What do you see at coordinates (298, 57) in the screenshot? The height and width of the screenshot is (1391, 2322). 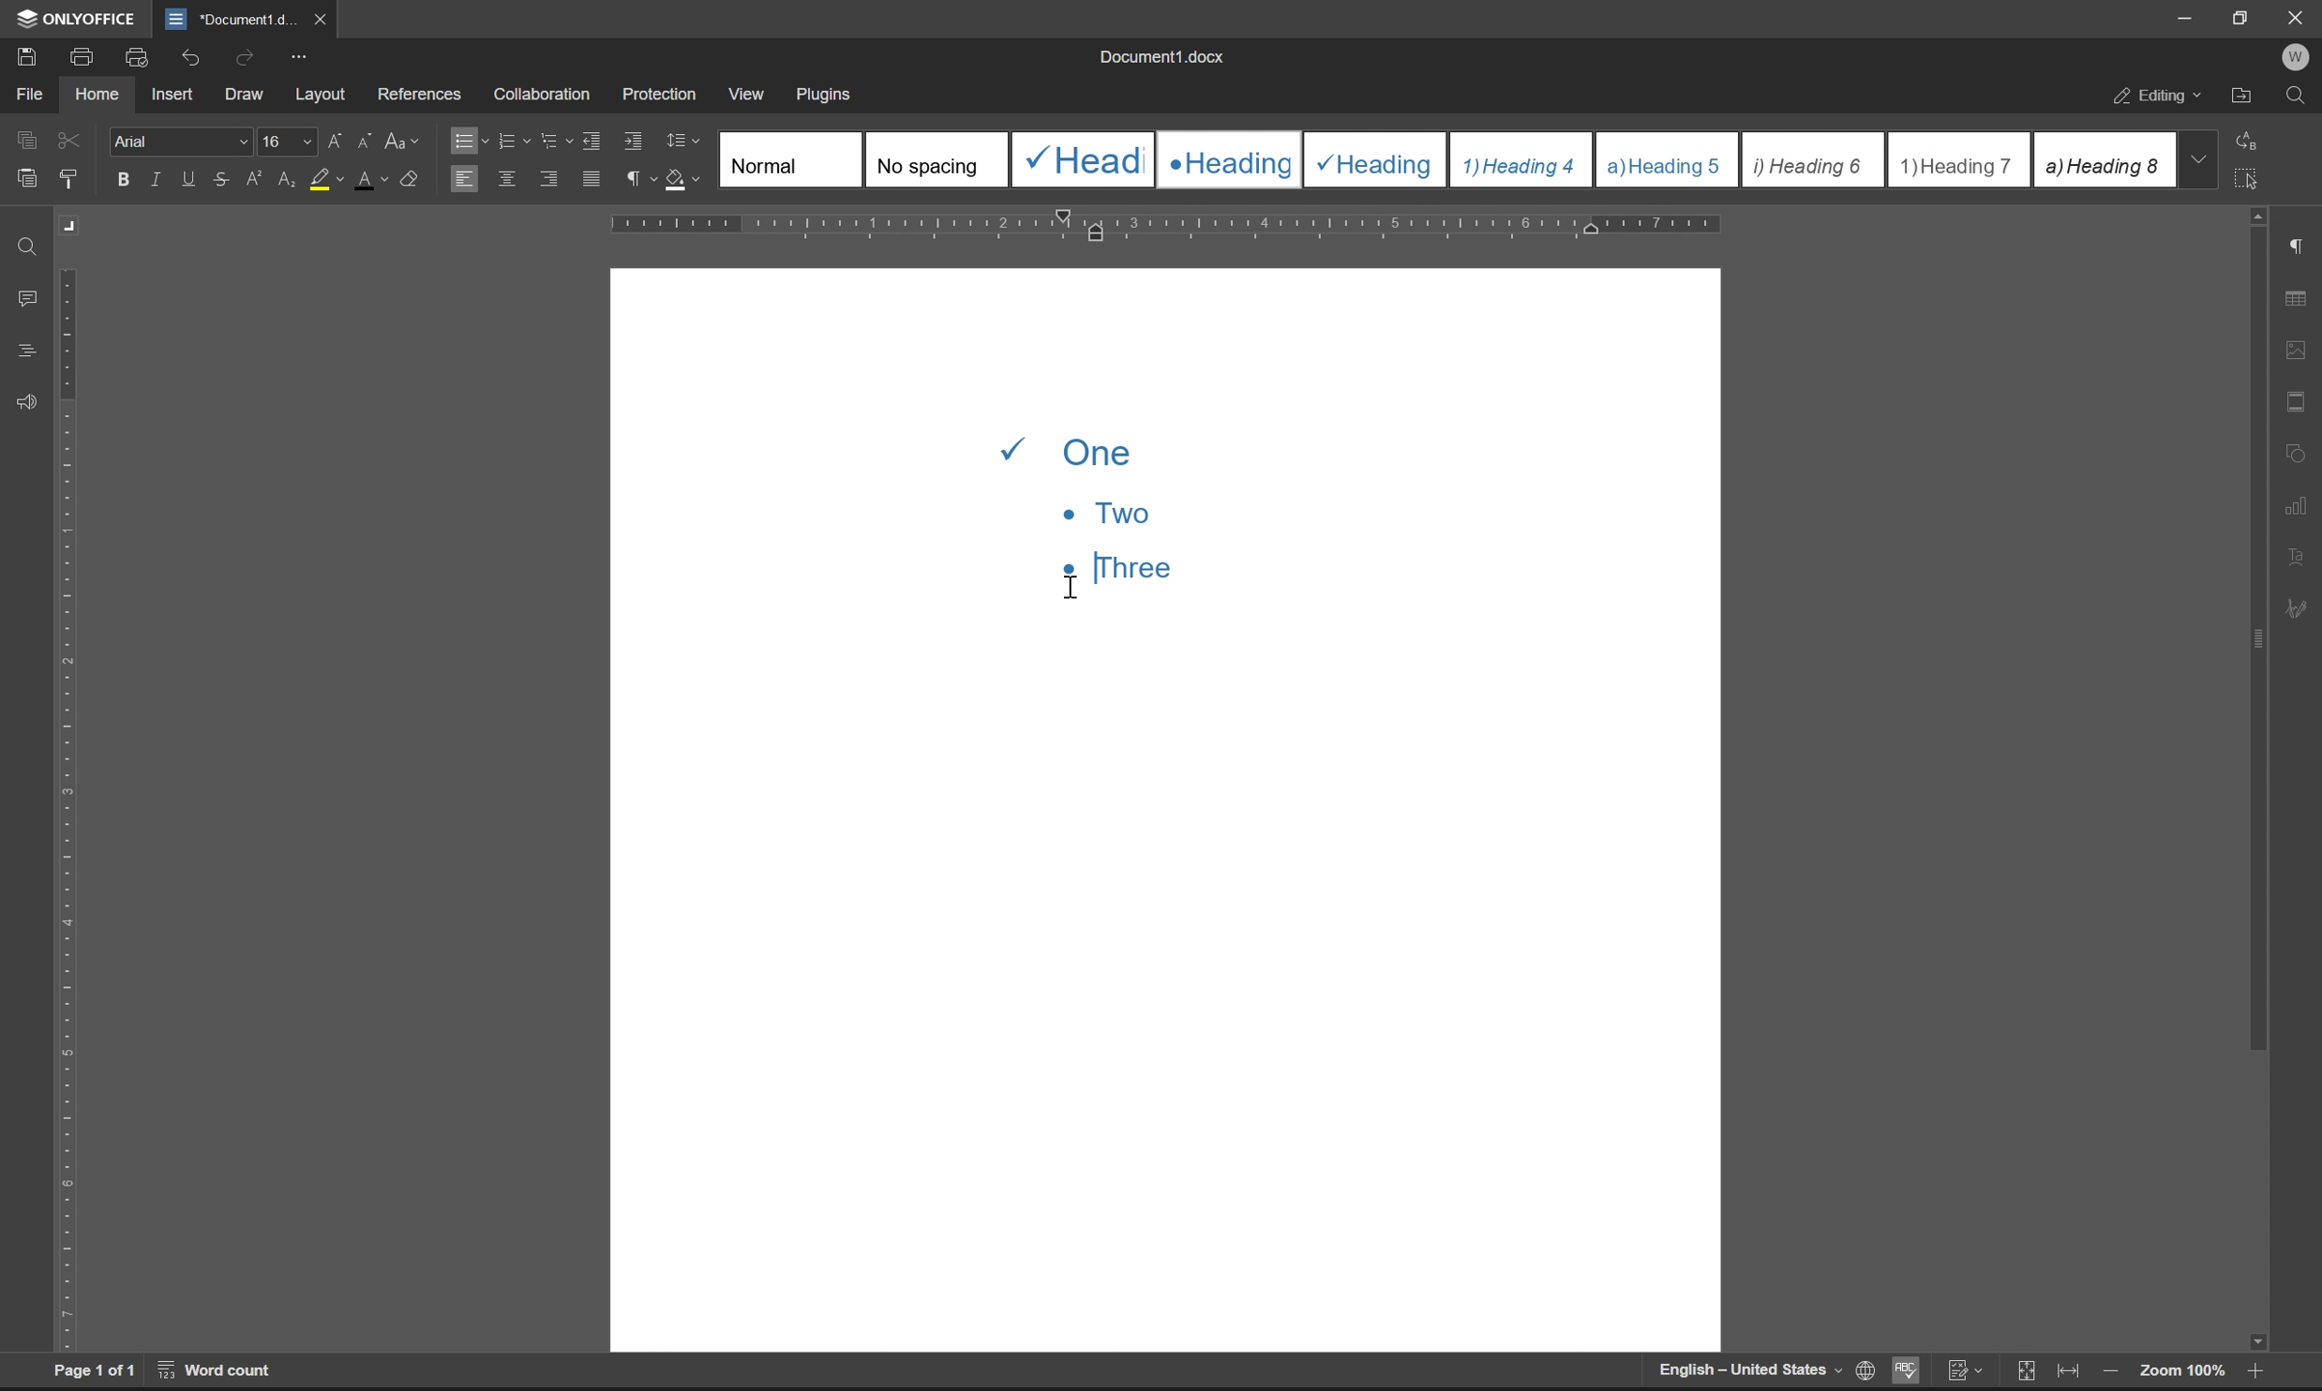 I see `customize quick access toolbar` at bounding box center [298, 57].